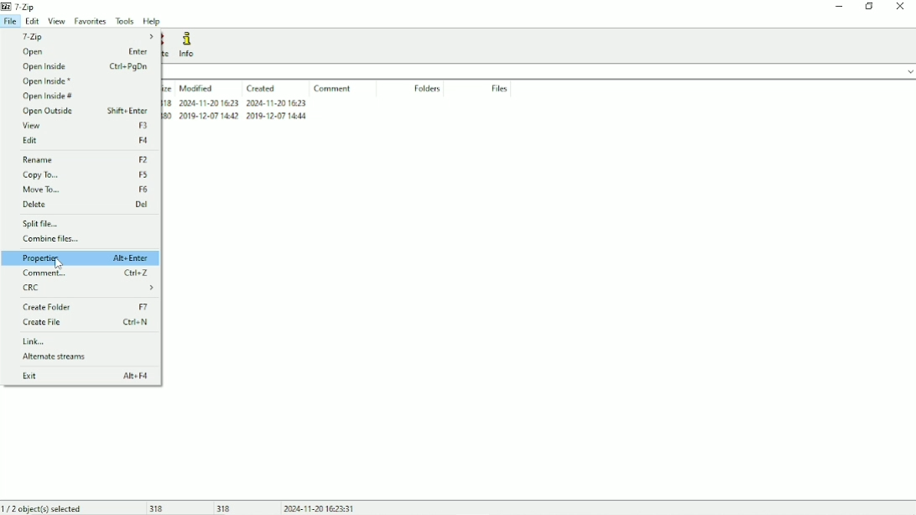 This screenshot has height=515, width=916. Describe the element at coordinates (32, 22) in the screenshot. I see `Edit` at that location.